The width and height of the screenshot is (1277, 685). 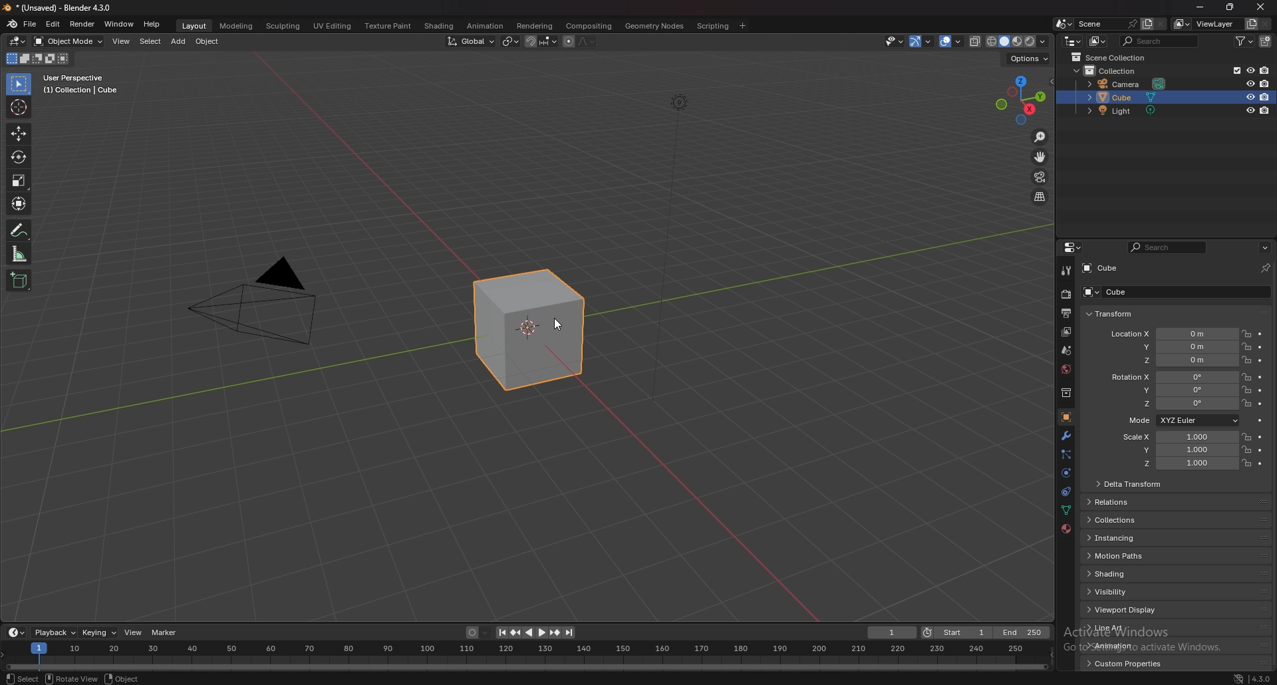 What do you see at coordinates (1147, 25) in the screenshot?
I see `new scene` at bounding box center [1147, 25].